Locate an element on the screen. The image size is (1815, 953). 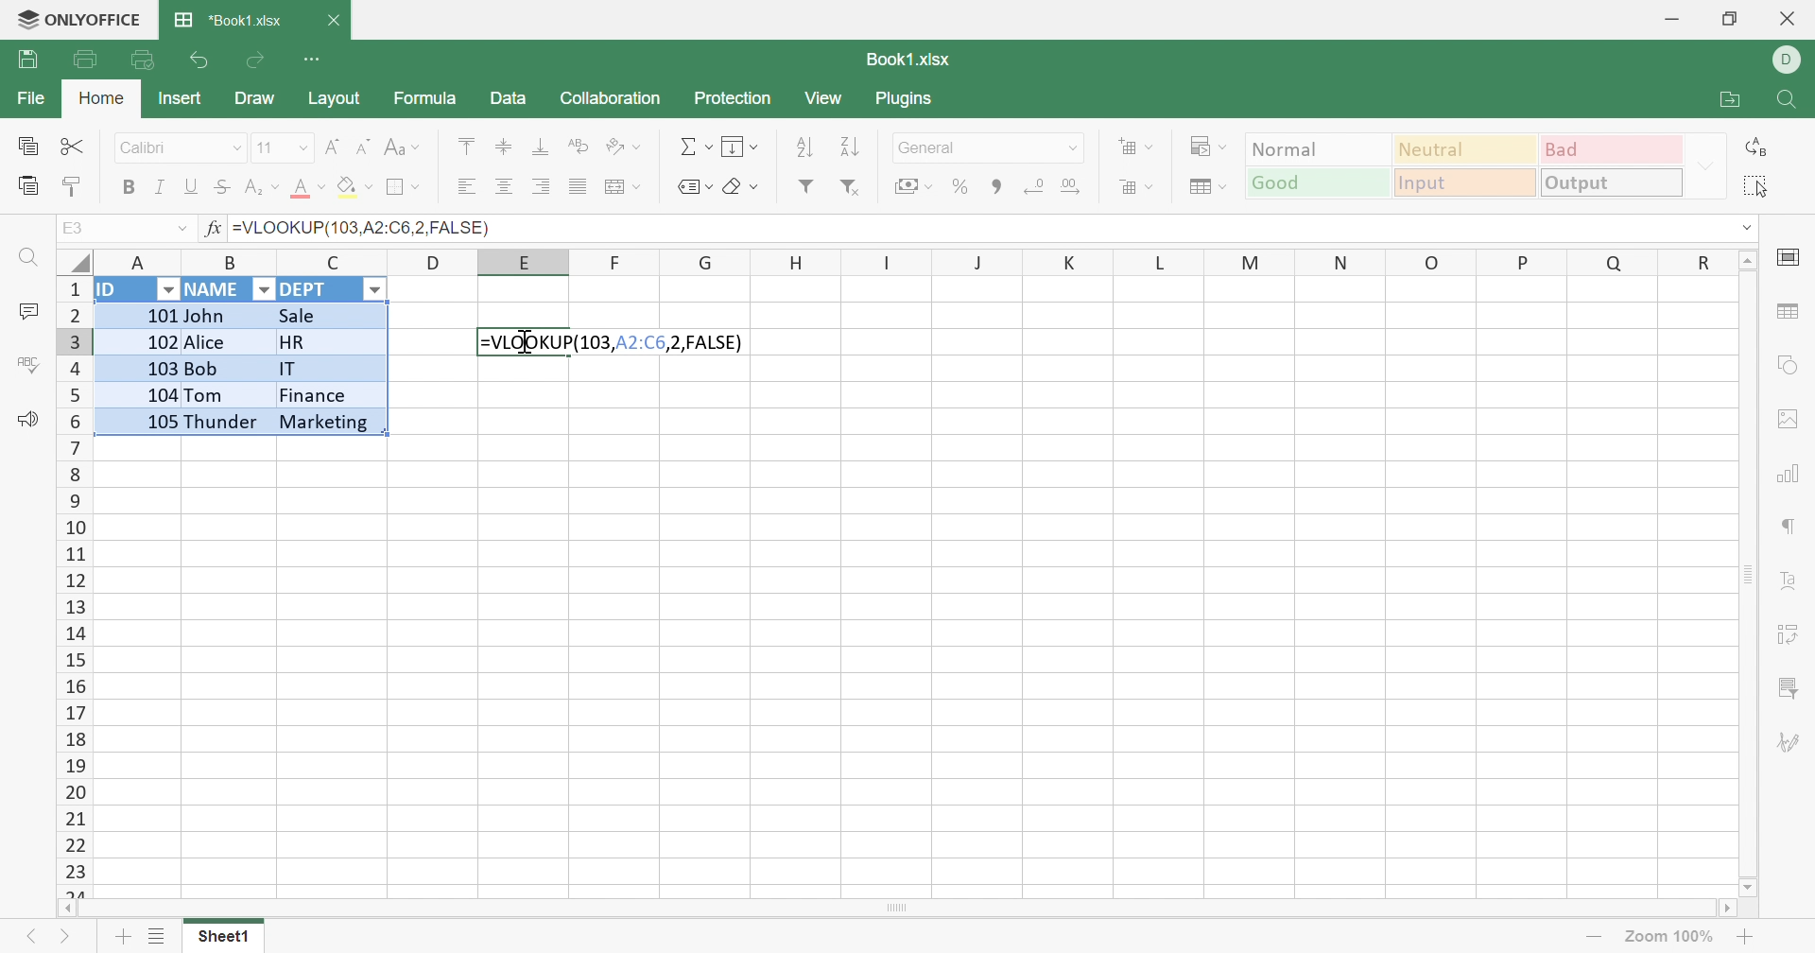
Align Bottom is located at coordinates (538, 146).